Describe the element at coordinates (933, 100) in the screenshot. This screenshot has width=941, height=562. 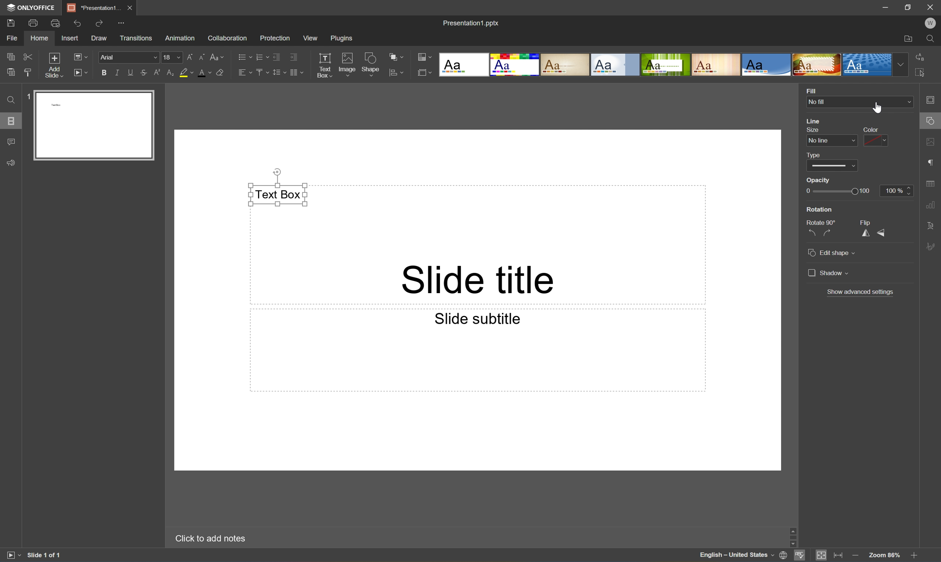
I see `Slide settings` at that location.